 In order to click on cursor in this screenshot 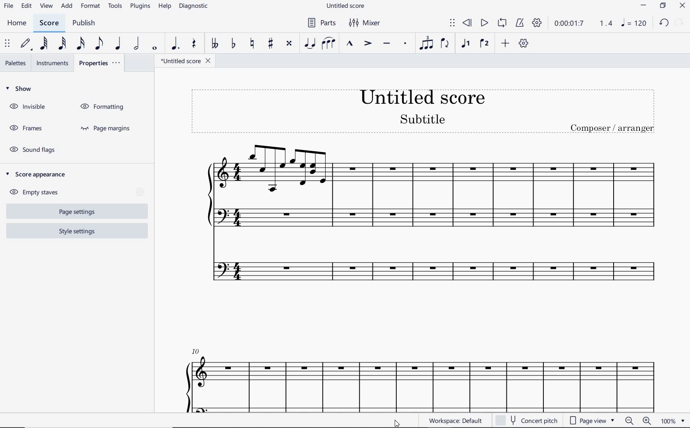, I will do `click(398, 421)`.